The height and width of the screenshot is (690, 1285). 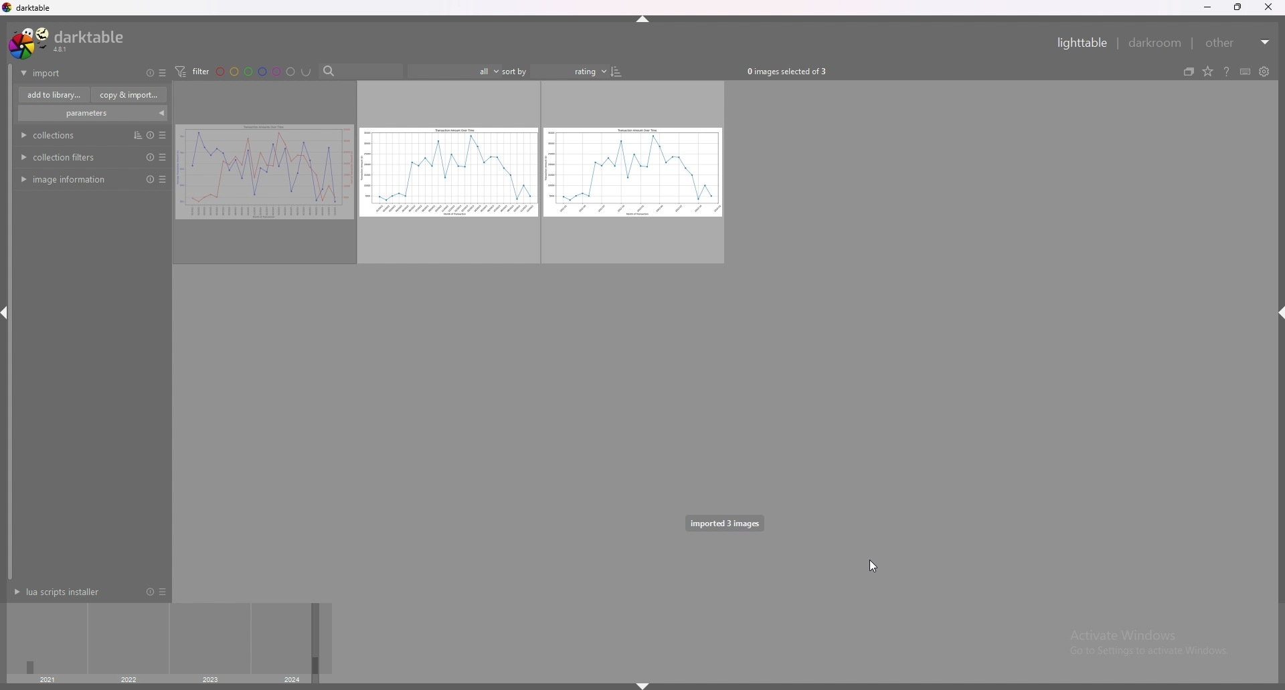 What do you see at coordinates (90, 113) in the screenshot?
I see `parameters` at bounding box center [90, 113].